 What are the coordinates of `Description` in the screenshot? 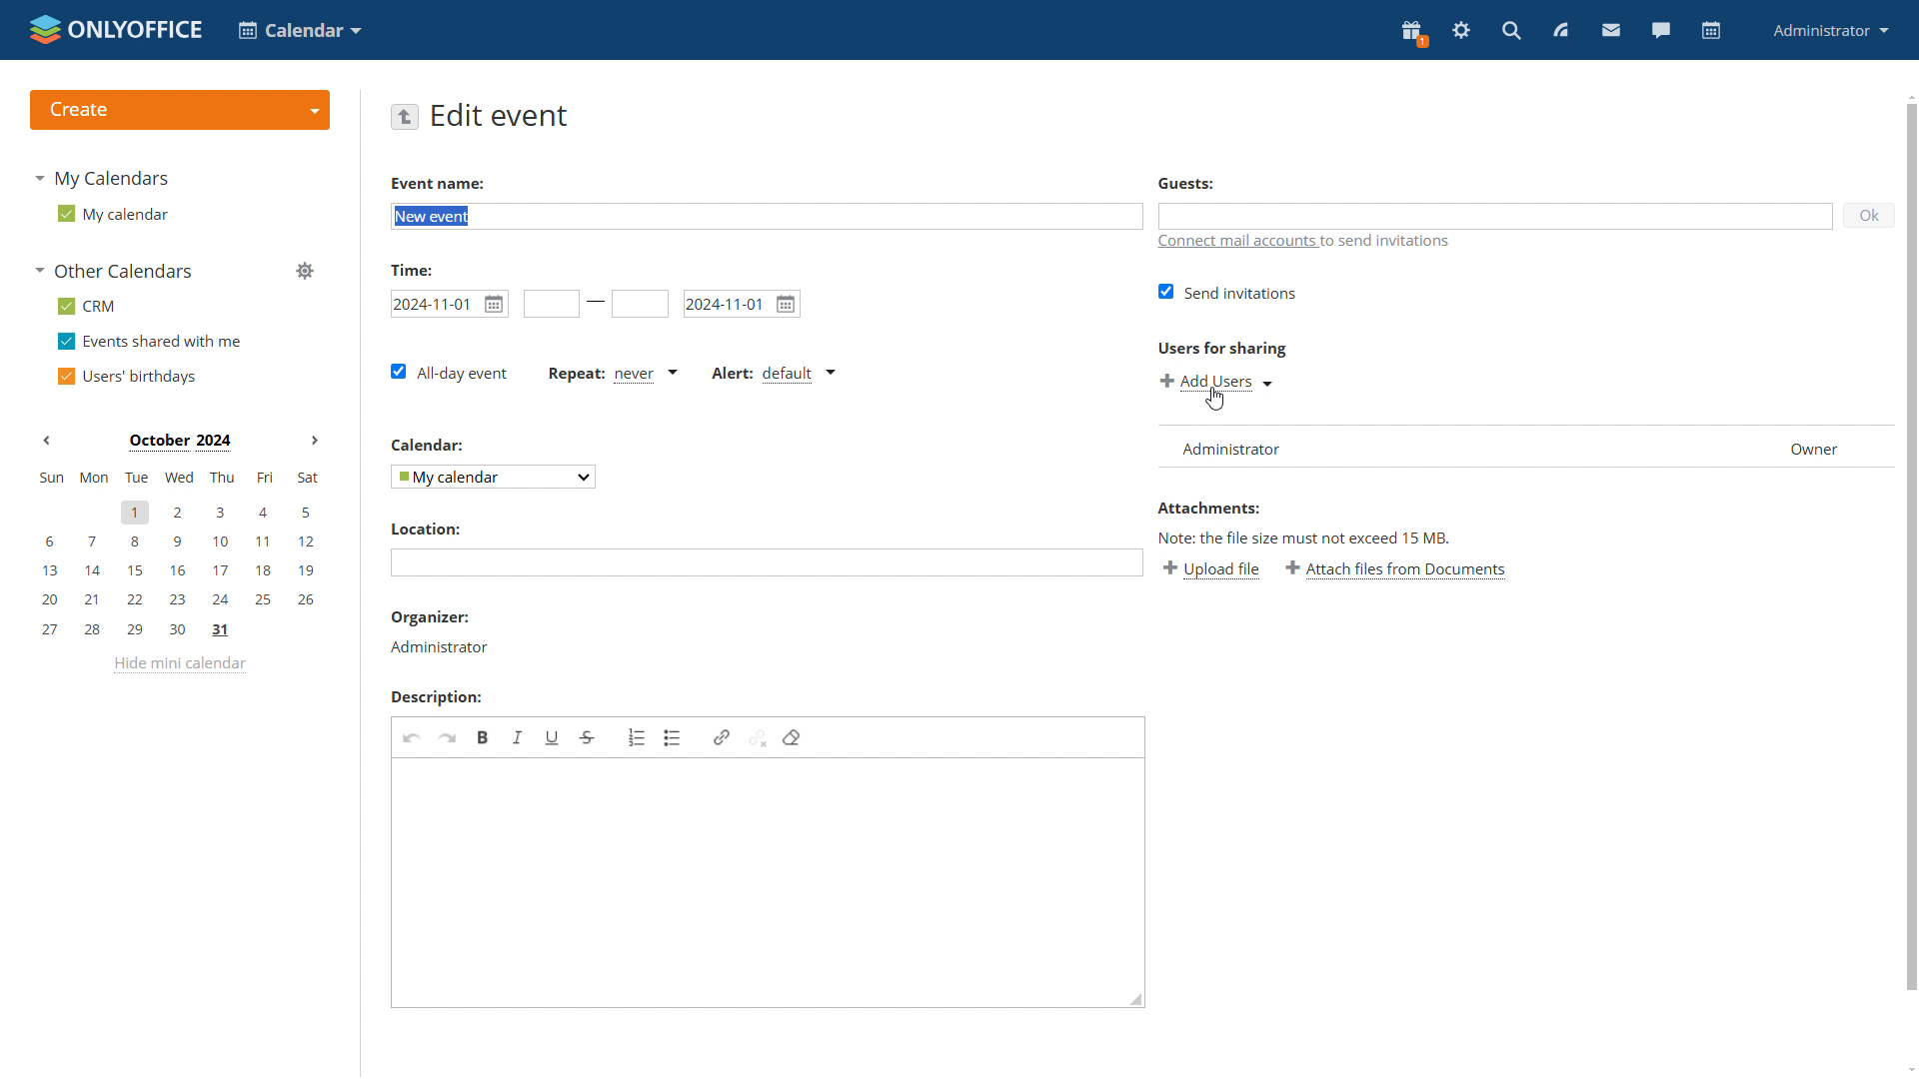 It's located at (435, 698).